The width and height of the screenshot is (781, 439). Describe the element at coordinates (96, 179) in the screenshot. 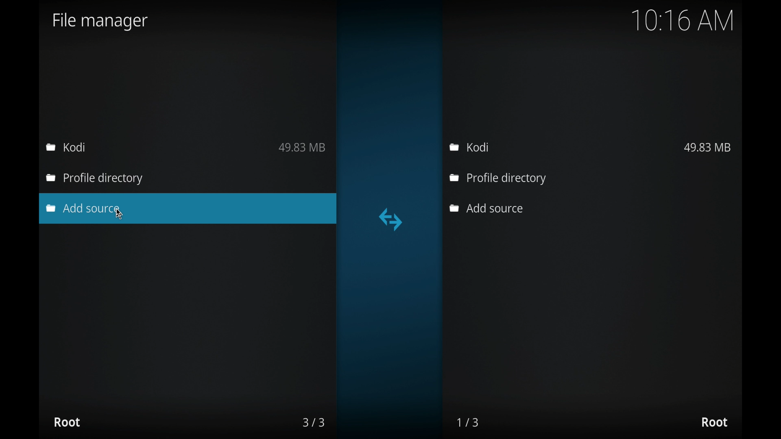

I see `profile directory` at that location.